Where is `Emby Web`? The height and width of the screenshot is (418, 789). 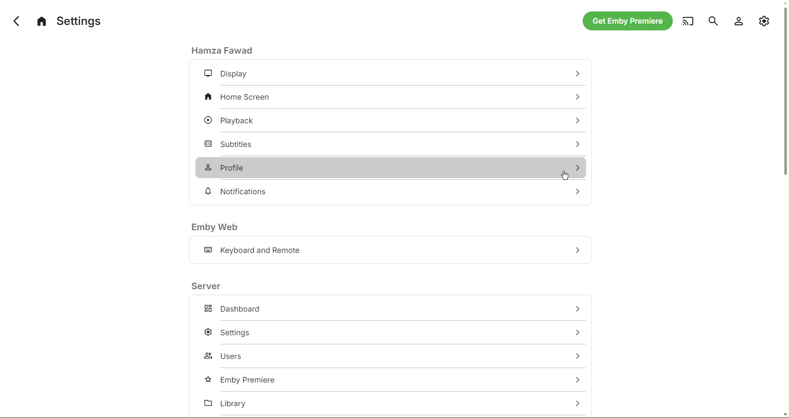 Emby Web is located at coordinates (215, 227).